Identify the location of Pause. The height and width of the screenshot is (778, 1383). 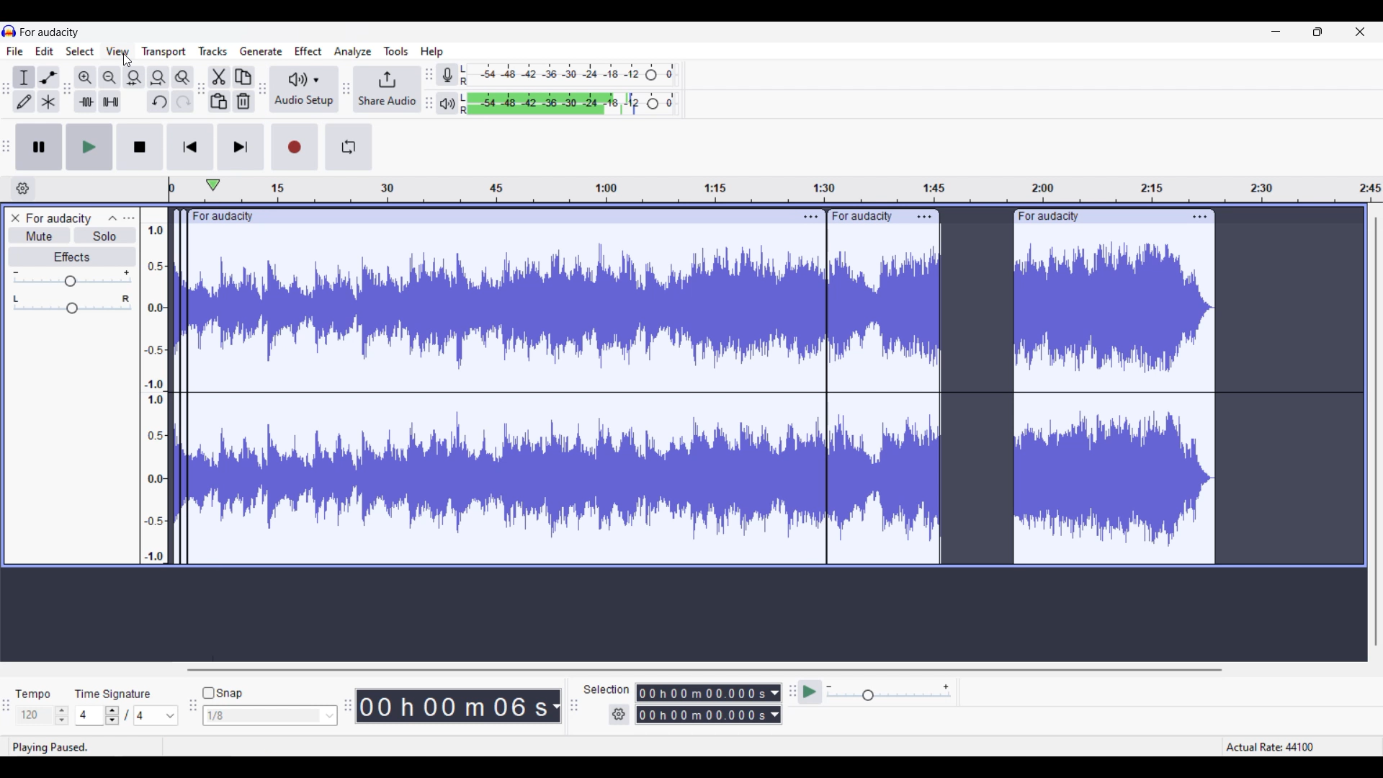
(39, 147).